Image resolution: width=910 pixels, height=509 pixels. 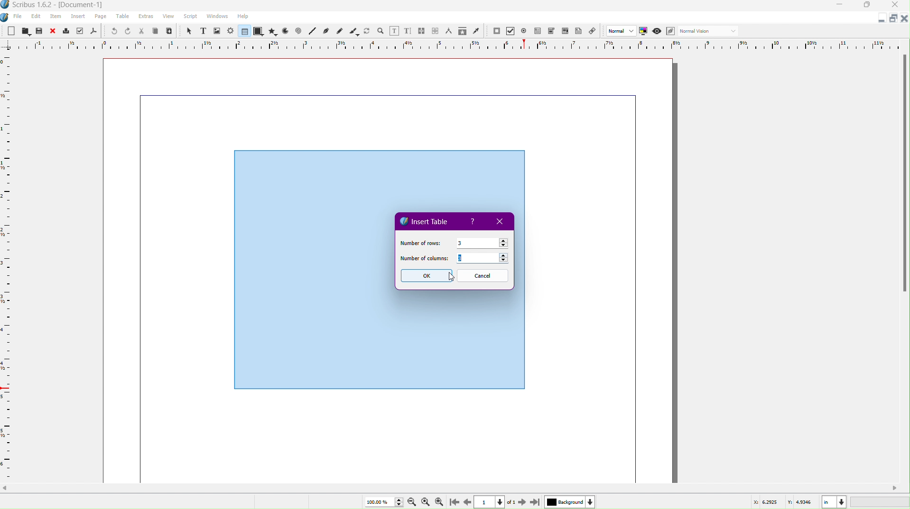 What do you see at coordinates (436, 30) in the screenshot?
I see `Unlink Text Frames` at bounding box center [436, 30].